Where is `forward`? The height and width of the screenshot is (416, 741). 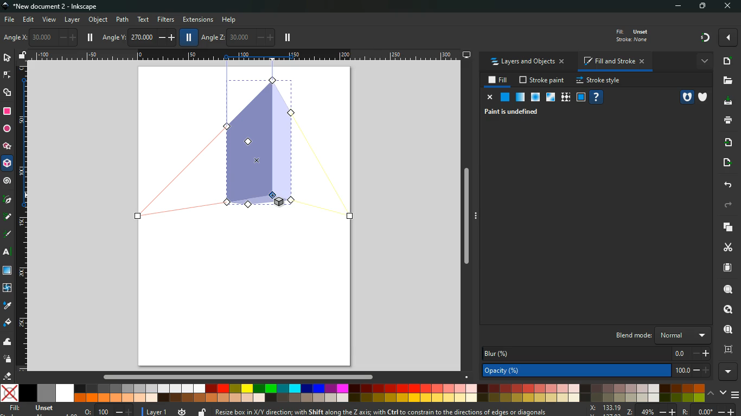 forward is located at coordinates (727, 206).